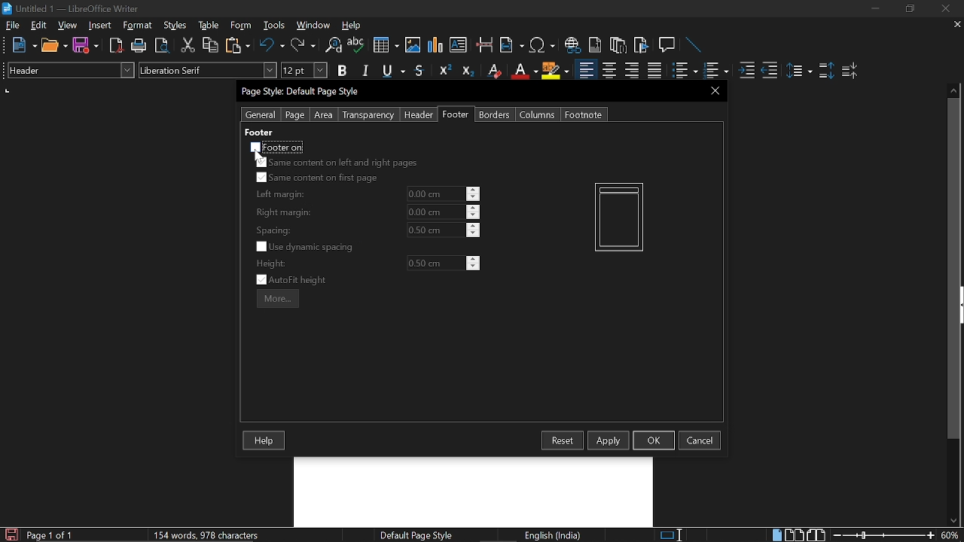 This screenshot has width=964, height=542. Describe the element at coordinates (818, 534) in the screenshot. I see `Book view` at that location.